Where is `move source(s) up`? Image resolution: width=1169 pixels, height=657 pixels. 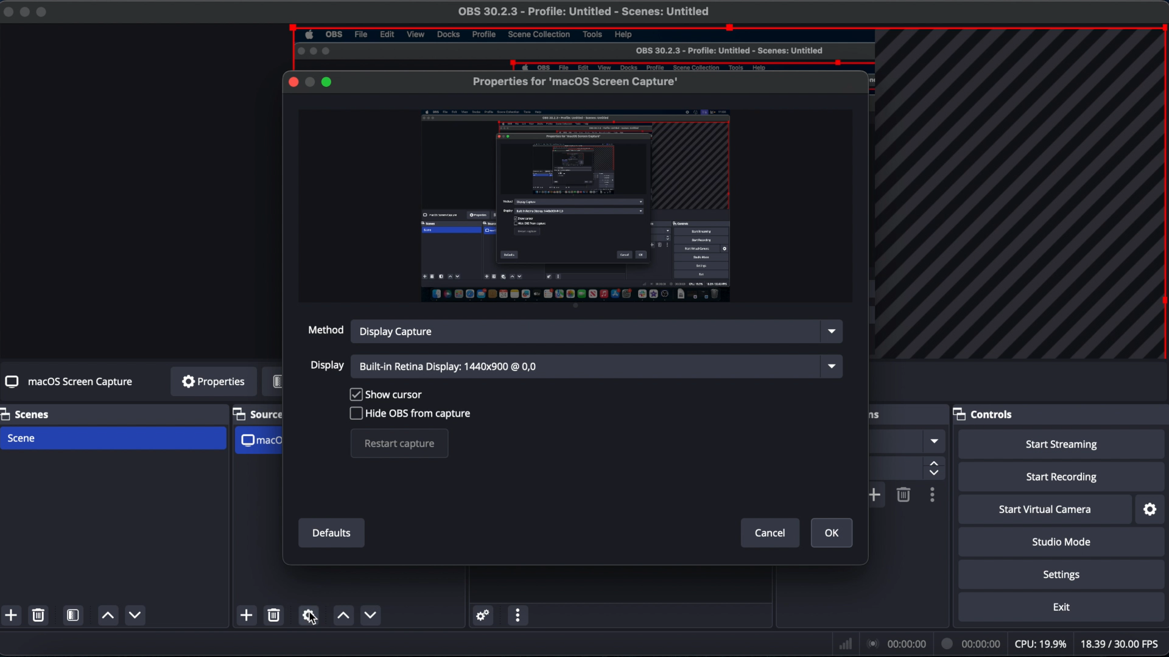
move source(s) up is located at coordinates (371, 616).